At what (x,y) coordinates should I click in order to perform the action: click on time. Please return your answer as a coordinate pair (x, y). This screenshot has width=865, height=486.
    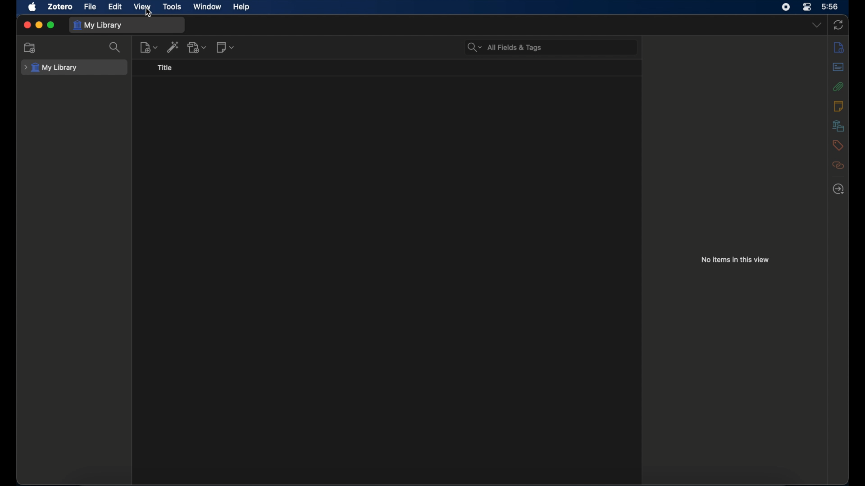
    Looking at the image, I should click on (830, 7).